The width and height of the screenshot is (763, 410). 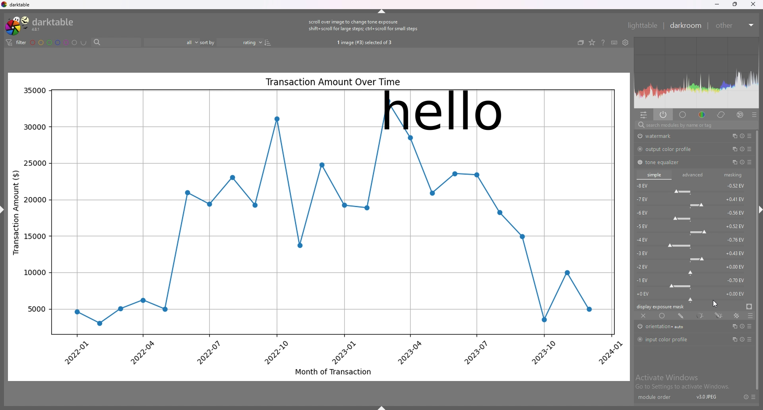 What do you see at coordinates (208, 43) in the screenshot?
I see `sort by` at bounding box center [208, 43].